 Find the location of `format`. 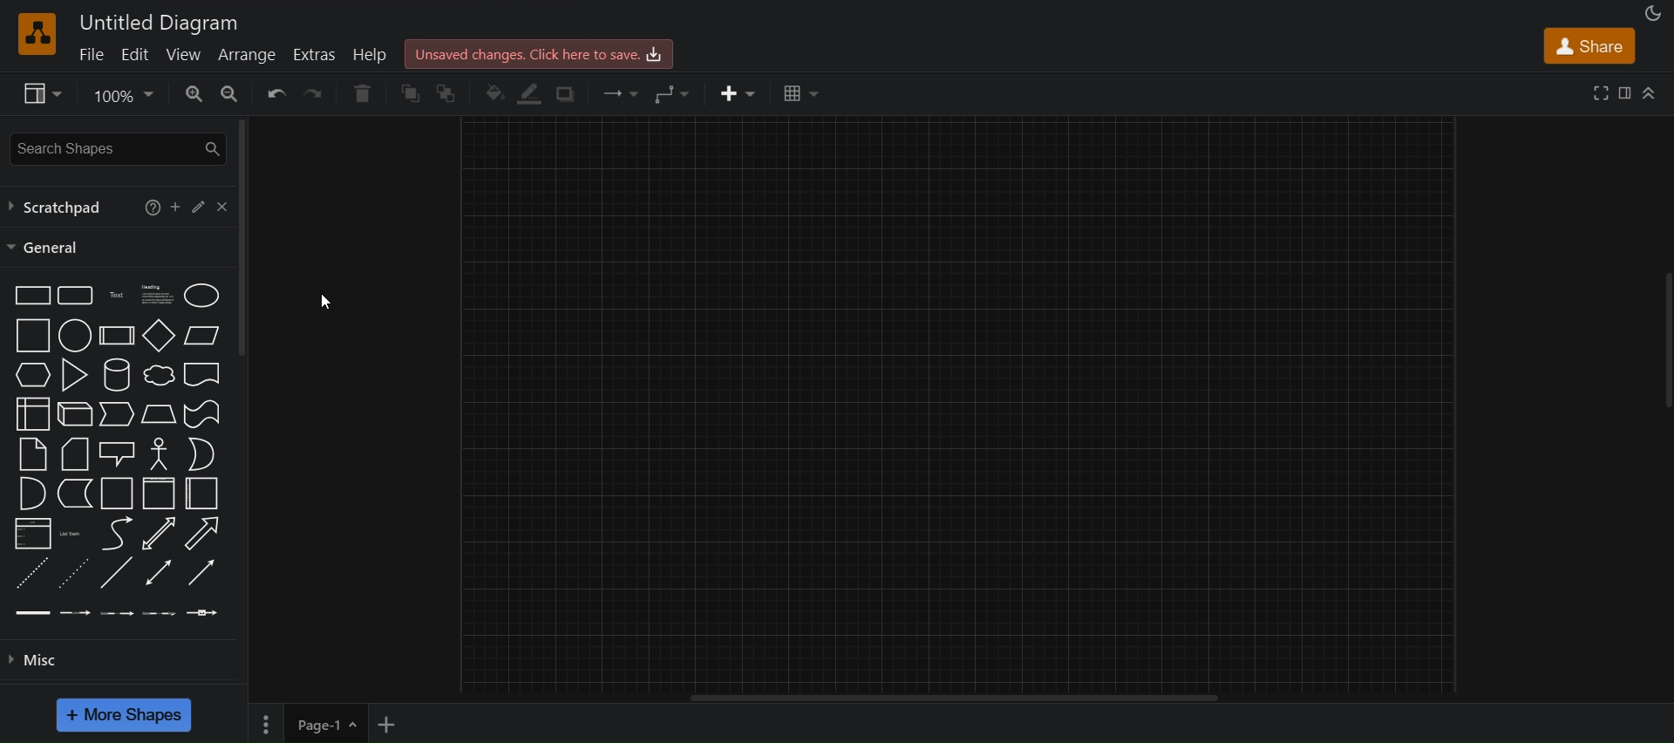

format is located at coordinates (1625, 92).